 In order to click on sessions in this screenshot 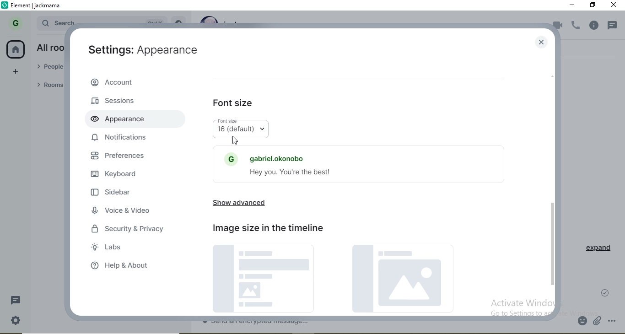, I will do `click(114, 100)`.